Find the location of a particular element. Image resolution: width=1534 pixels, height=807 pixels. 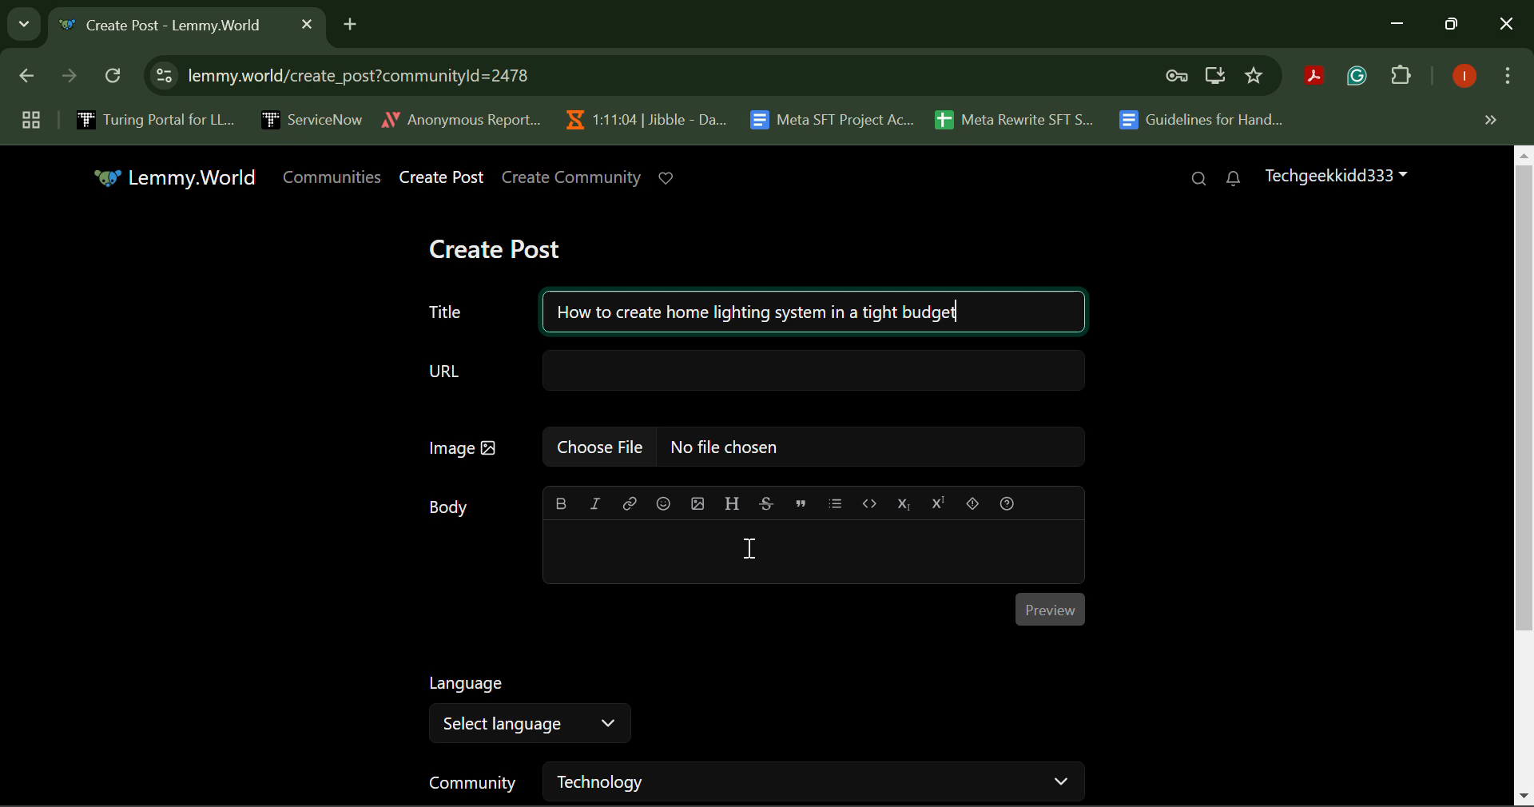

Lemmy.World is located at coordinates (178, 179).